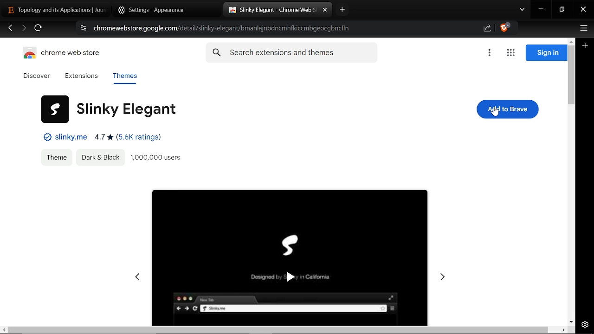  Describe the element at coordinates (83, 29) in the screenshot. I see `Cite information` at that location.